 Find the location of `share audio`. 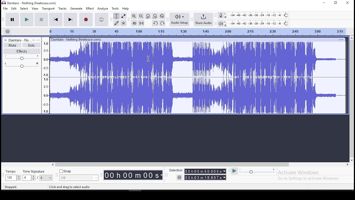

share audio is located at coordinates (204, 19).